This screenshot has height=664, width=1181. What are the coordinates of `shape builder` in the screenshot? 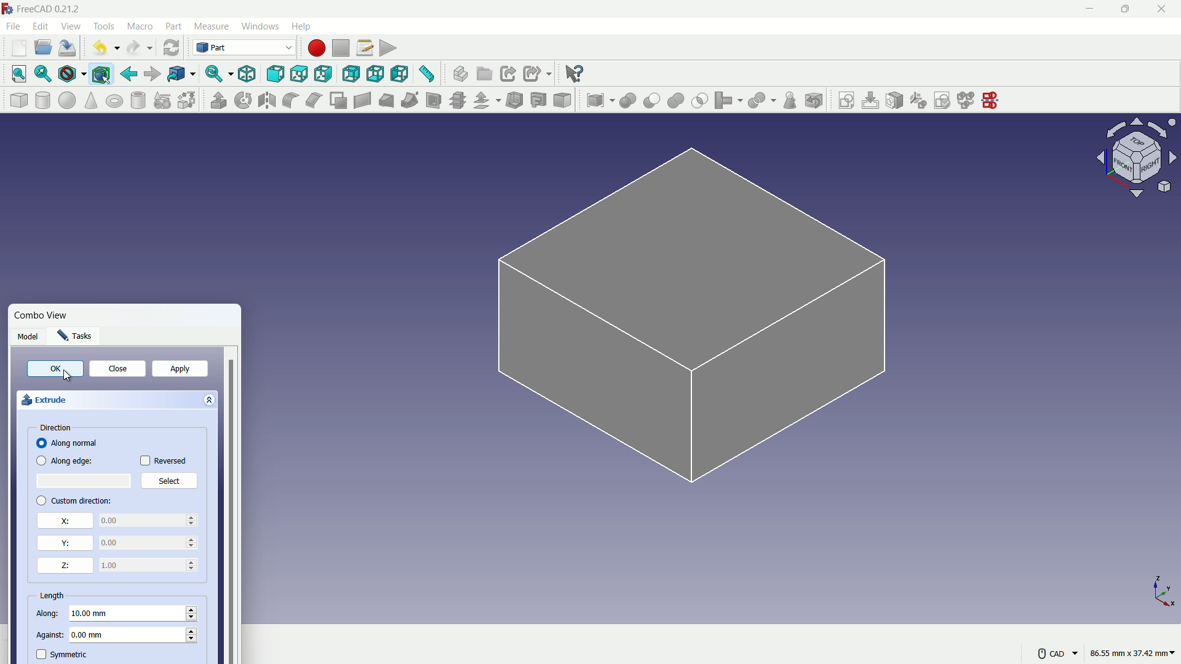 It's located at (187, 100).